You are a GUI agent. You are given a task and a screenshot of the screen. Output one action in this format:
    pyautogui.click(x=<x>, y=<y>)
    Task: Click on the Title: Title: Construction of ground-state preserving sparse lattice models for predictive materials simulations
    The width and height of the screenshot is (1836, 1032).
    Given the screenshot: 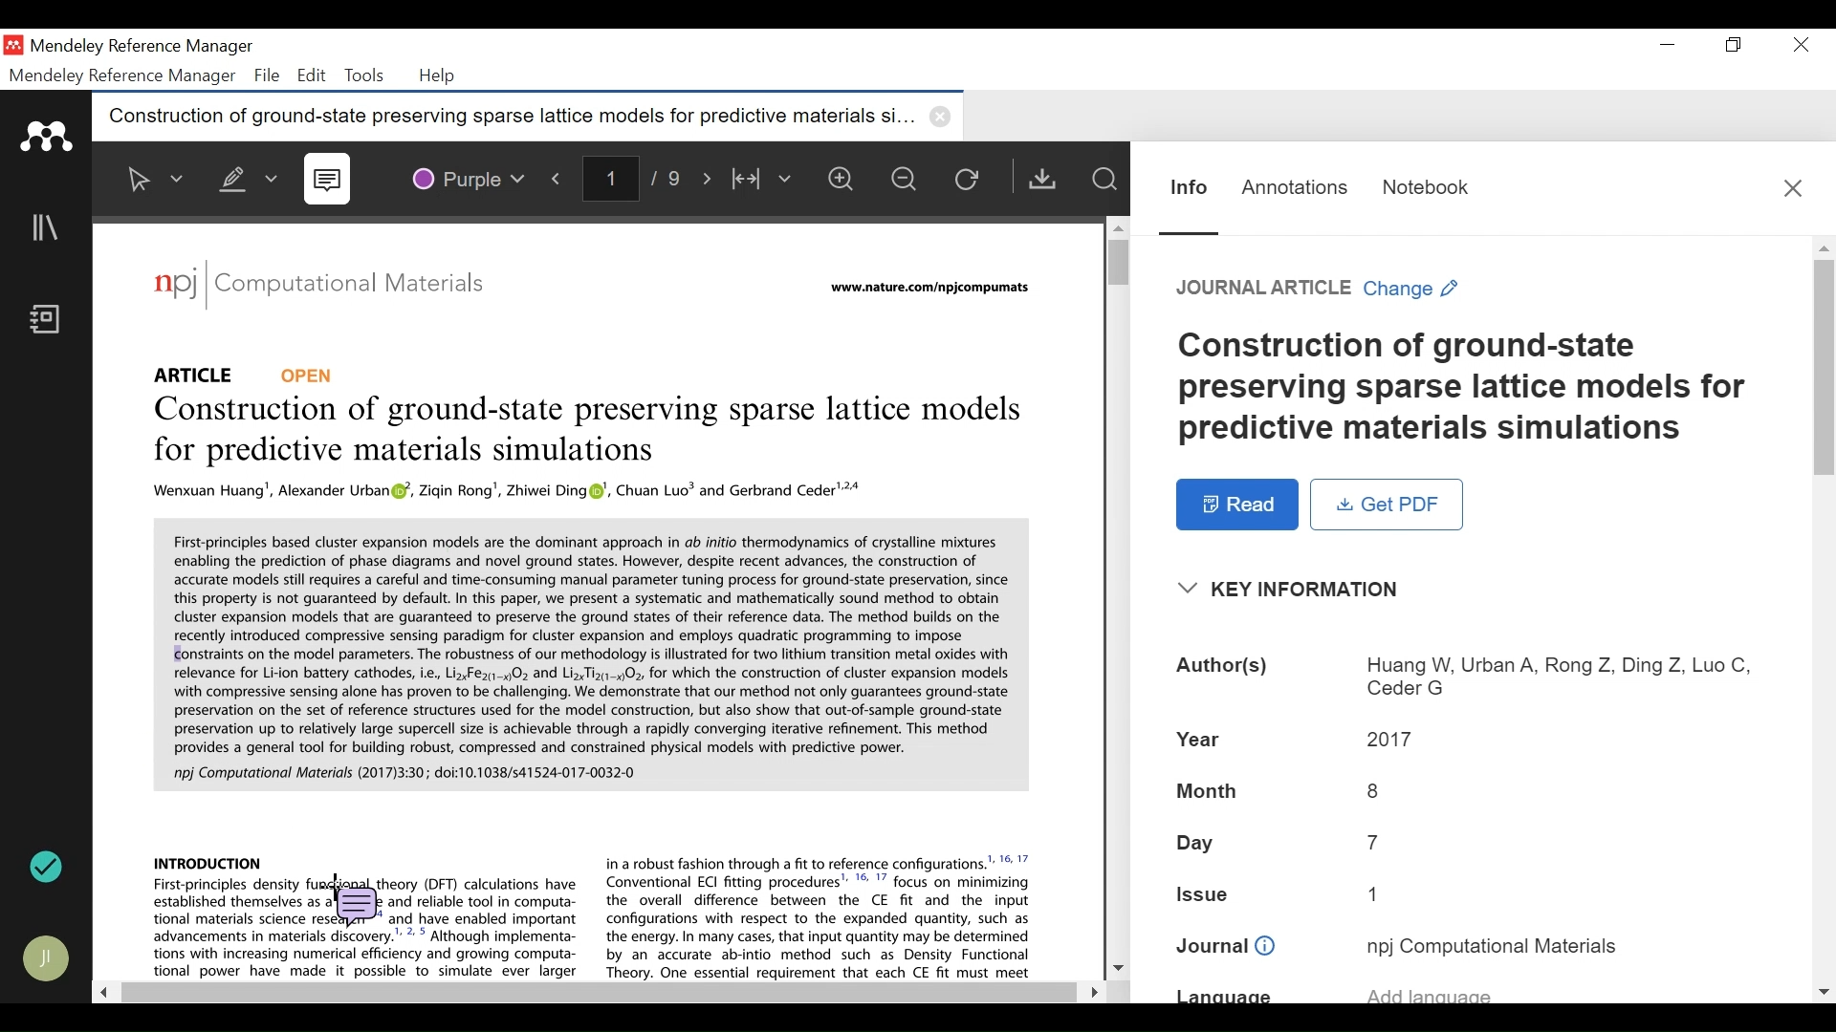 What is the action you would take?
    pyautogui.click(x=1473, y=389)
    